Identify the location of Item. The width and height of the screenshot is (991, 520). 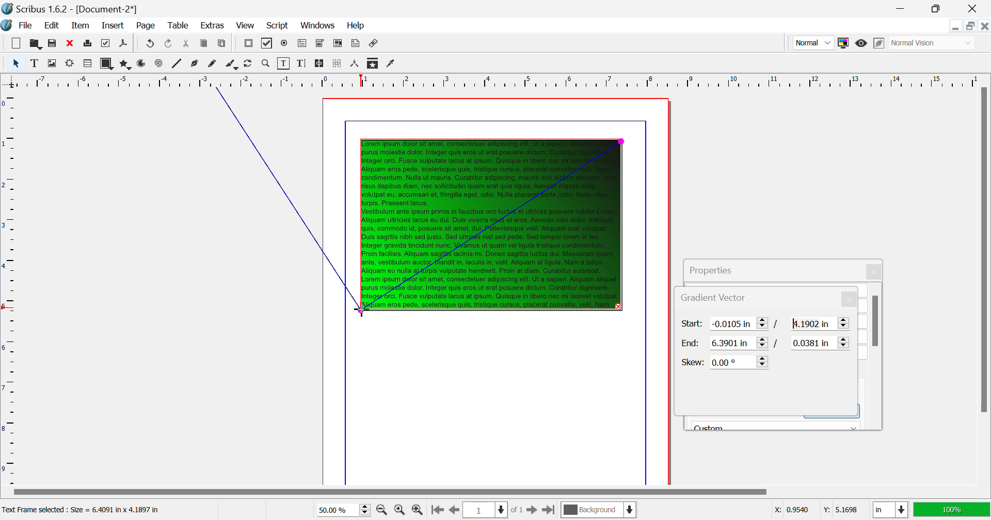
(81, 26).